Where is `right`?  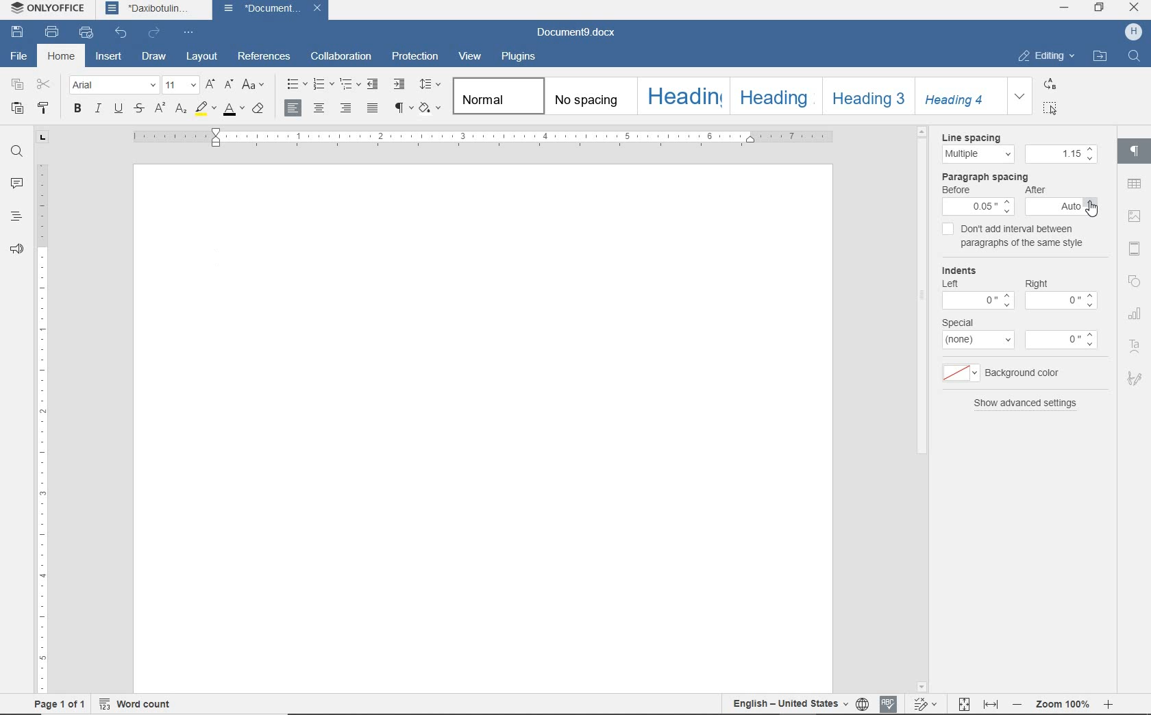
right is located at coordinates (1037, 284).